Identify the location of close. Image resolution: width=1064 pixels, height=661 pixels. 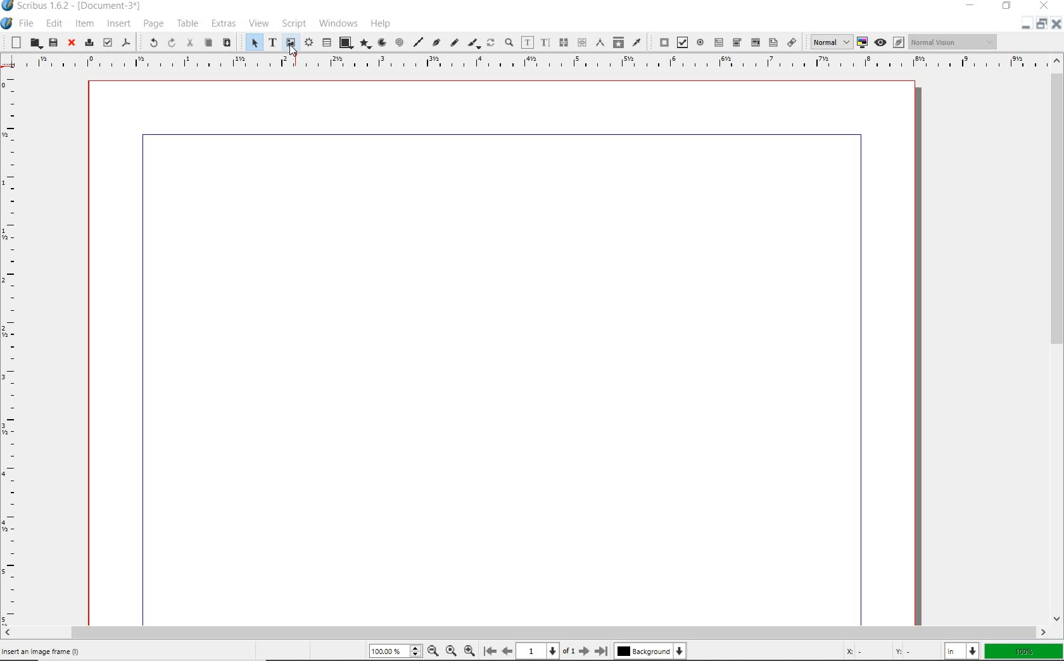
(72, 42).